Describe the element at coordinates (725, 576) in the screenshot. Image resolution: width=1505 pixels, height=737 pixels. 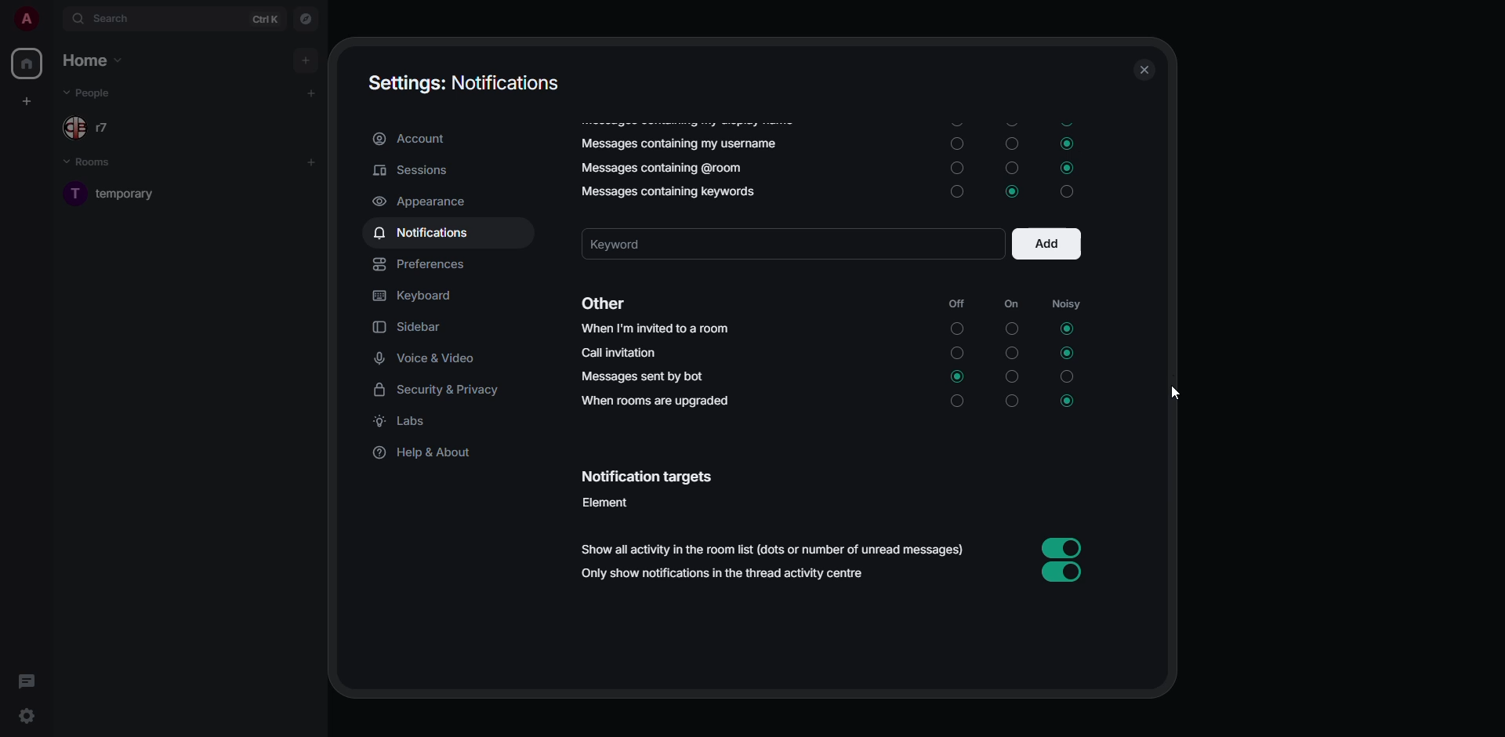
I see `only show notifications in the thread activity centre` at that location.